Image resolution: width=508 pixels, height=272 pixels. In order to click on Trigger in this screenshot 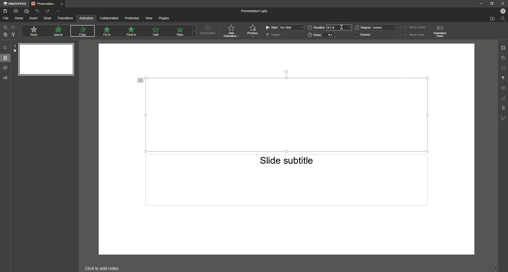, I will do `click(275, 35)`.